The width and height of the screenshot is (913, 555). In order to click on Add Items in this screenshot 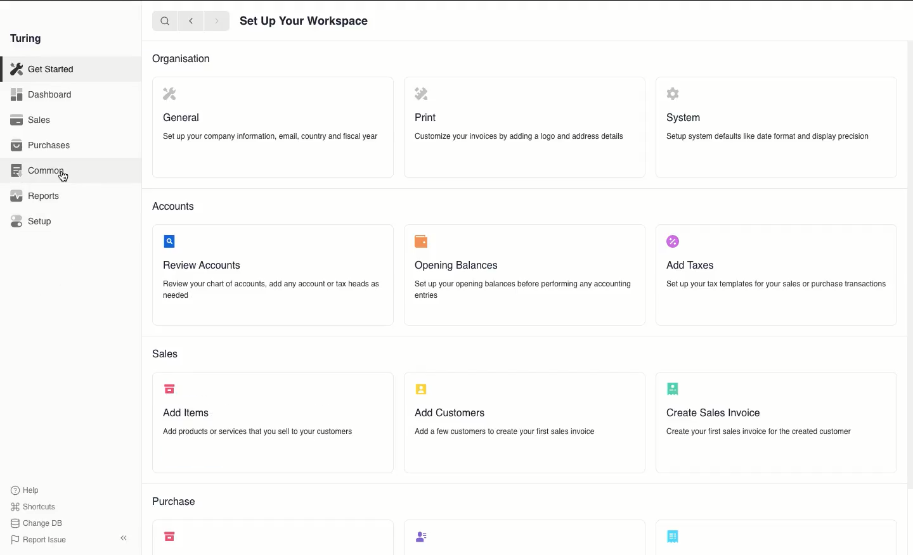, I will do `click(187, 399)`.